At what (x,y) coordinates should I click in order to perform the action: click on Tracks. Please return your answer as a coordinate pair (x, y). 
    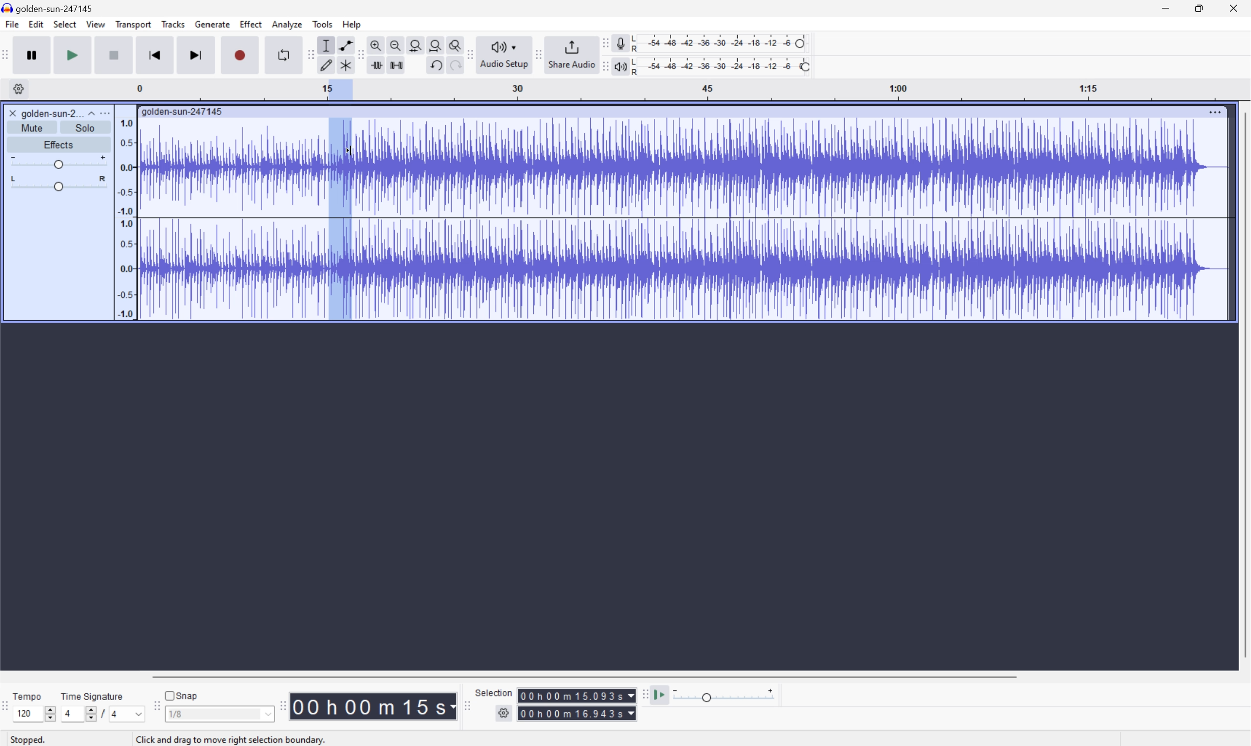
    Looking at the image, I should click on (173, 24).